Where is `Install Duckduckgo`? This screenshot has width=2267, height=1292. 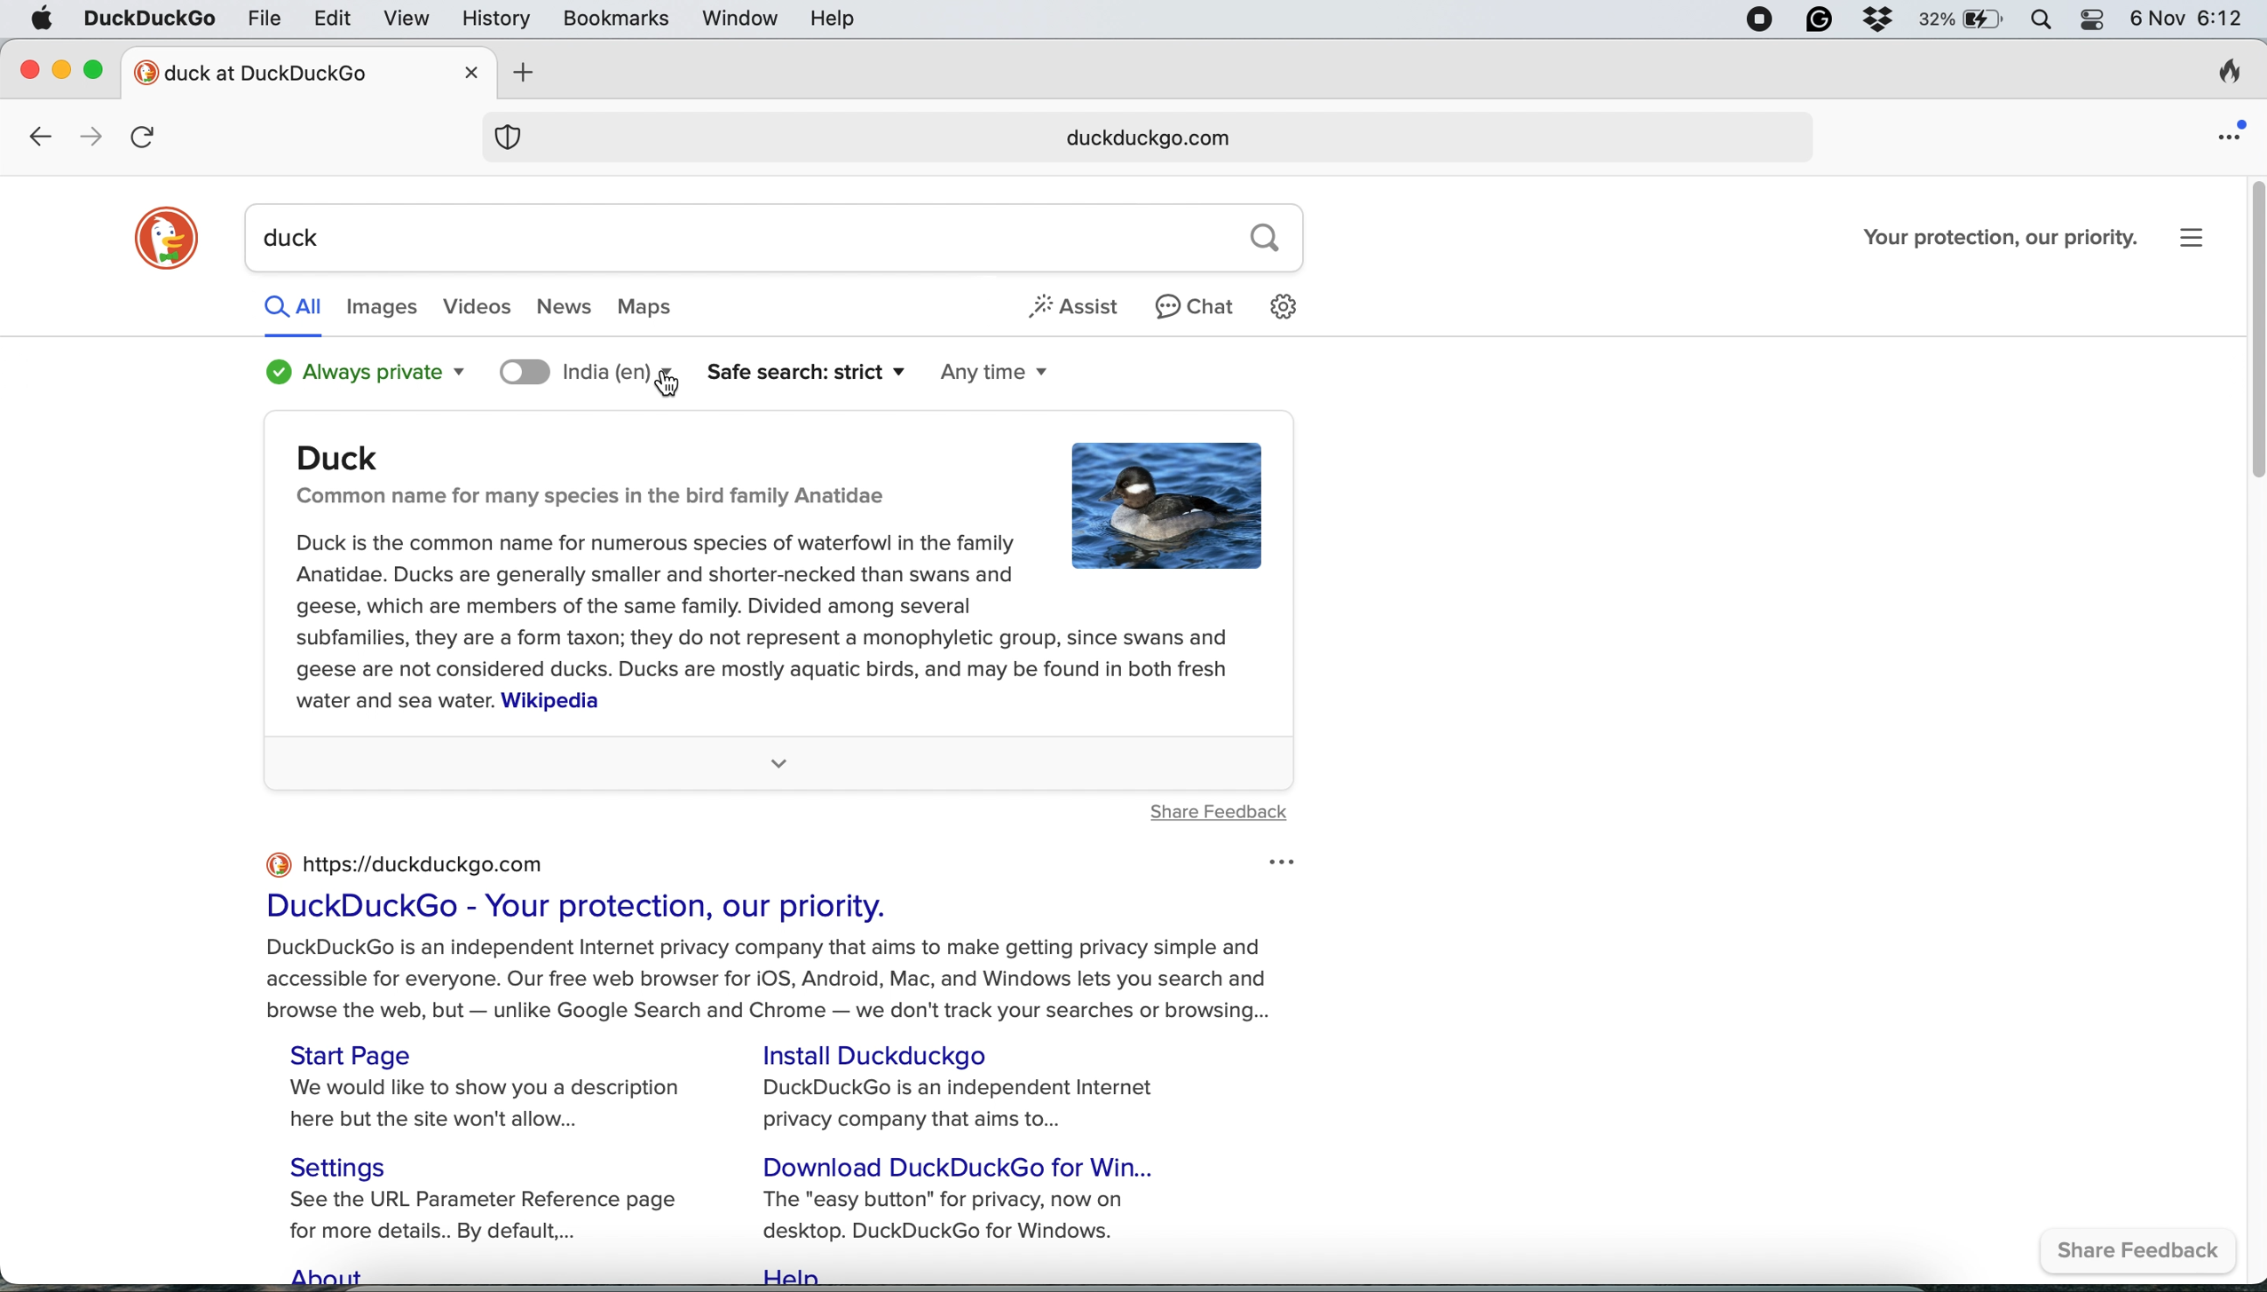
Install Duckduckgo is located at coordinates (888, 1054).